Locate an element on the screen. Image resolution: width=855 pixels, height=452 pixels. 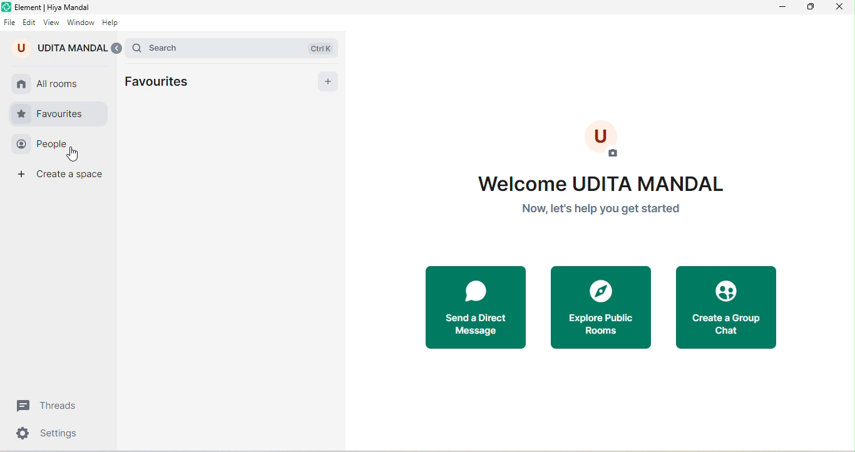
User image is located at coordinates (602, 137).